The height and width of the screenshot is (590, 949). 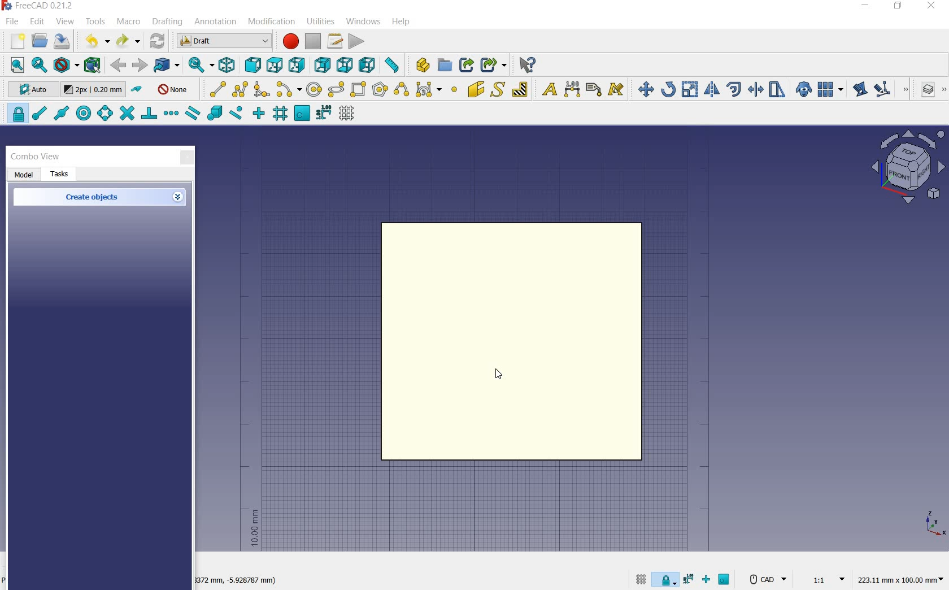 I want to click on tasks, so click(x=60, y=175).